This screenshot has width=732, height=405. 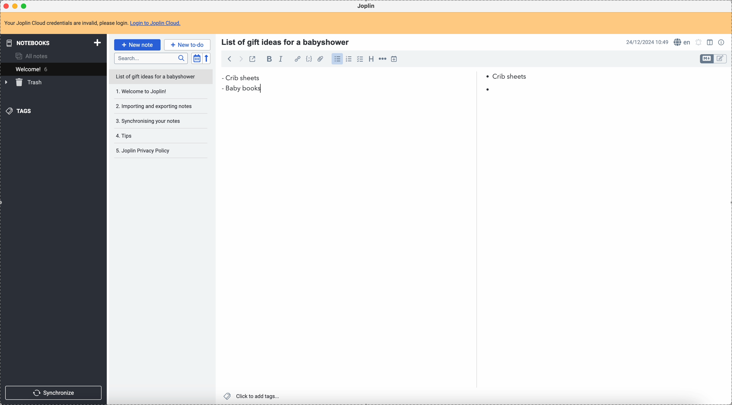 What do you see at coordinates (350, 59) in the screenshot?
I see `numbered list` at bounding box center [350, 59].